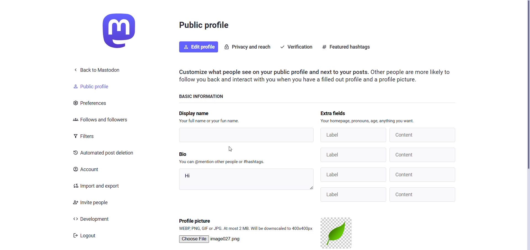 The height and width of the screenshot is (250, 530). Describe the element at coordinates (86, 236) in the screenshot. I see `Logout` at that location.